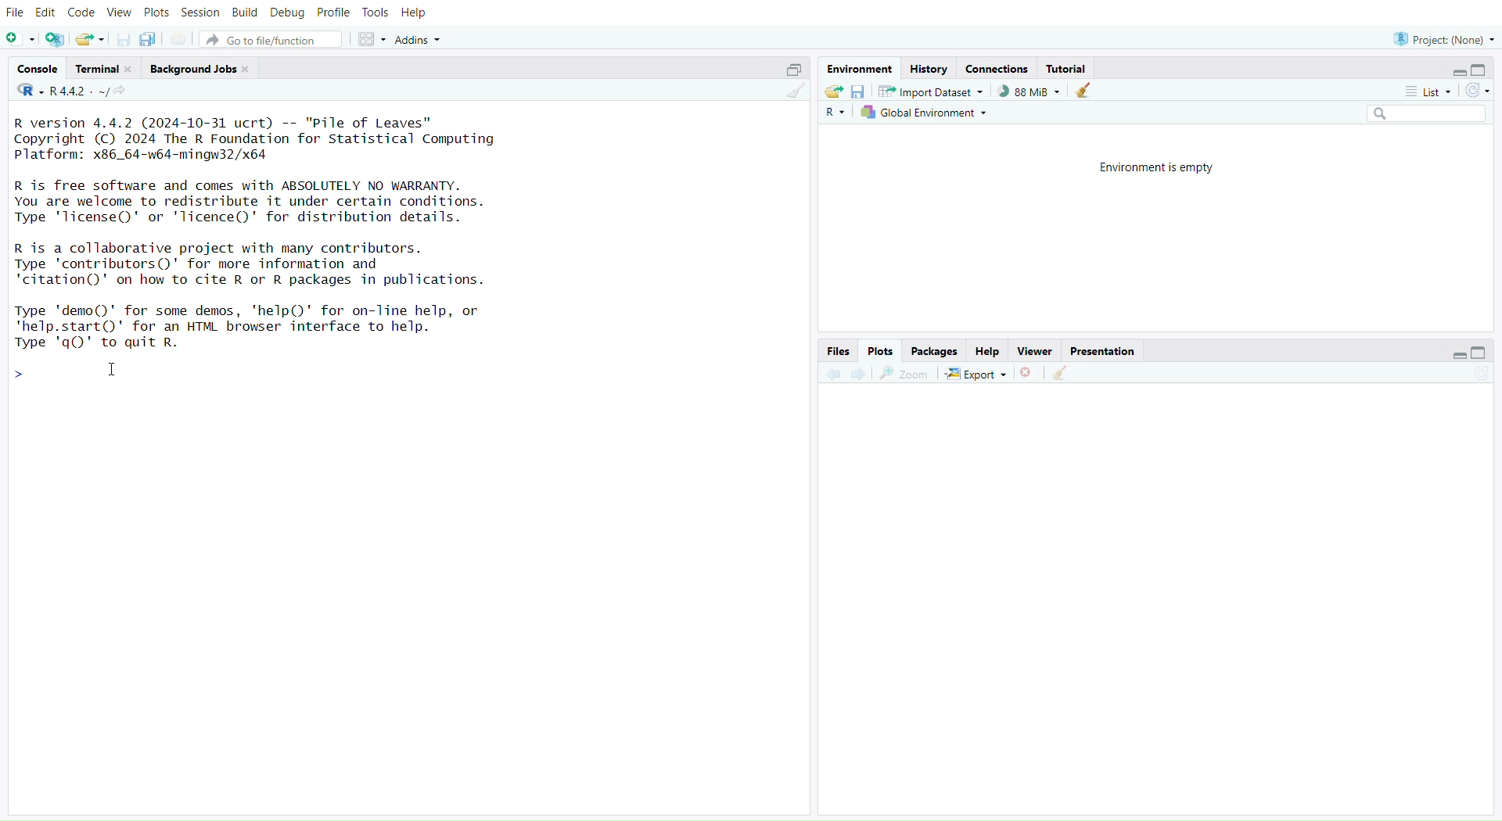 The height and width of the screenshot is (821, 1502). Describe the element at coordinates (423, 39) in the screenshot. I see `addins` at that location.